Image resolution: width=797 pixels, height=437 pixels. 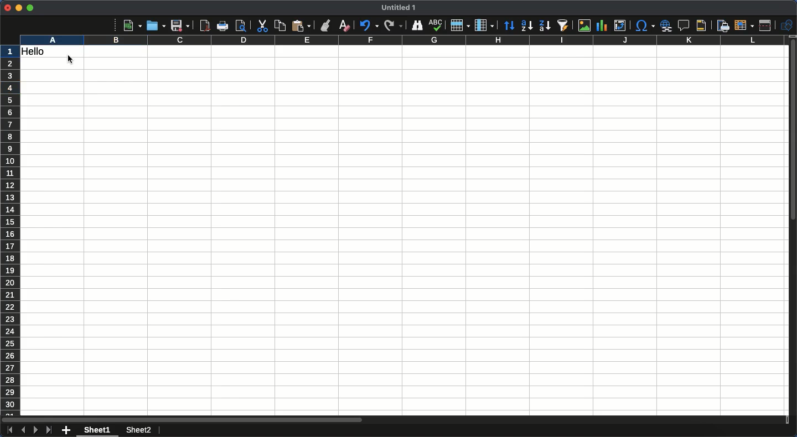 What do you see at coordinates (667, 25) in the screenshot?
I see `Hyperlink` at bounding box center [667, 25].